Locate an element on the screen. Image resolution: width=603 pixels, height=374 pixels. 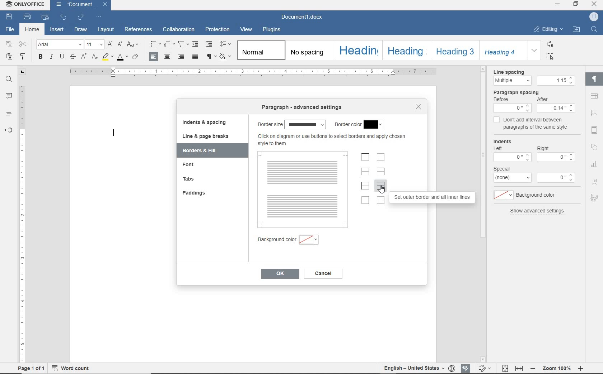
Click on diagram or use buttons to select borders and apply chosen style to them. is located at coordinates (333, 142).